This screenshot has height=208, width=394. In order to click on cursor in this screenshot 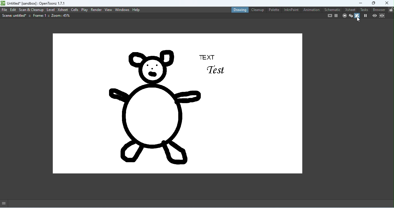, I will do `click(359, 19)`.